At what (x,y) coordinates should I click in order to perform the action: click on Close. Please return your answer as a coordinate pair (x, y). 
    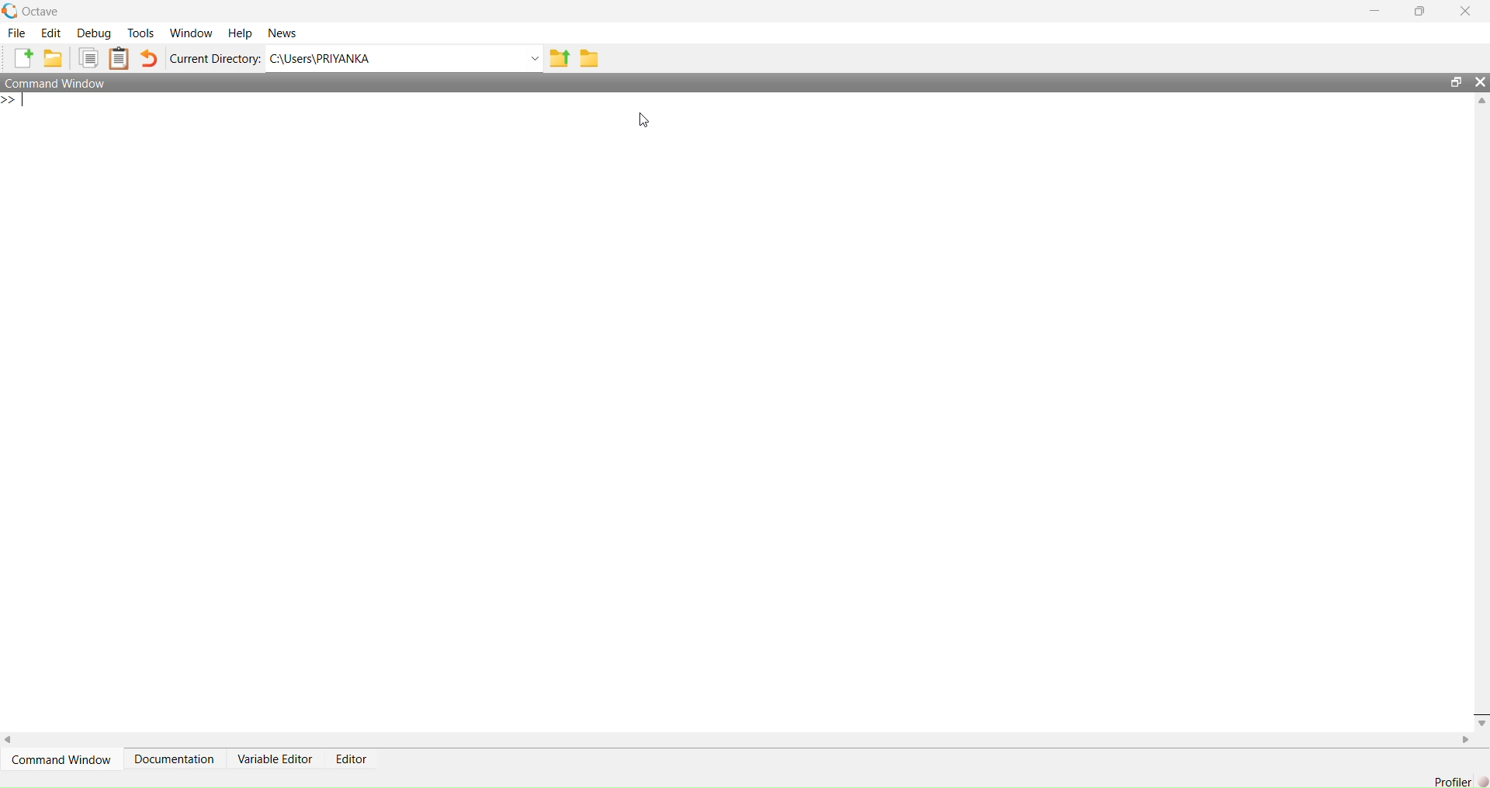
    Looking at the image, I should click on (1466, 12).